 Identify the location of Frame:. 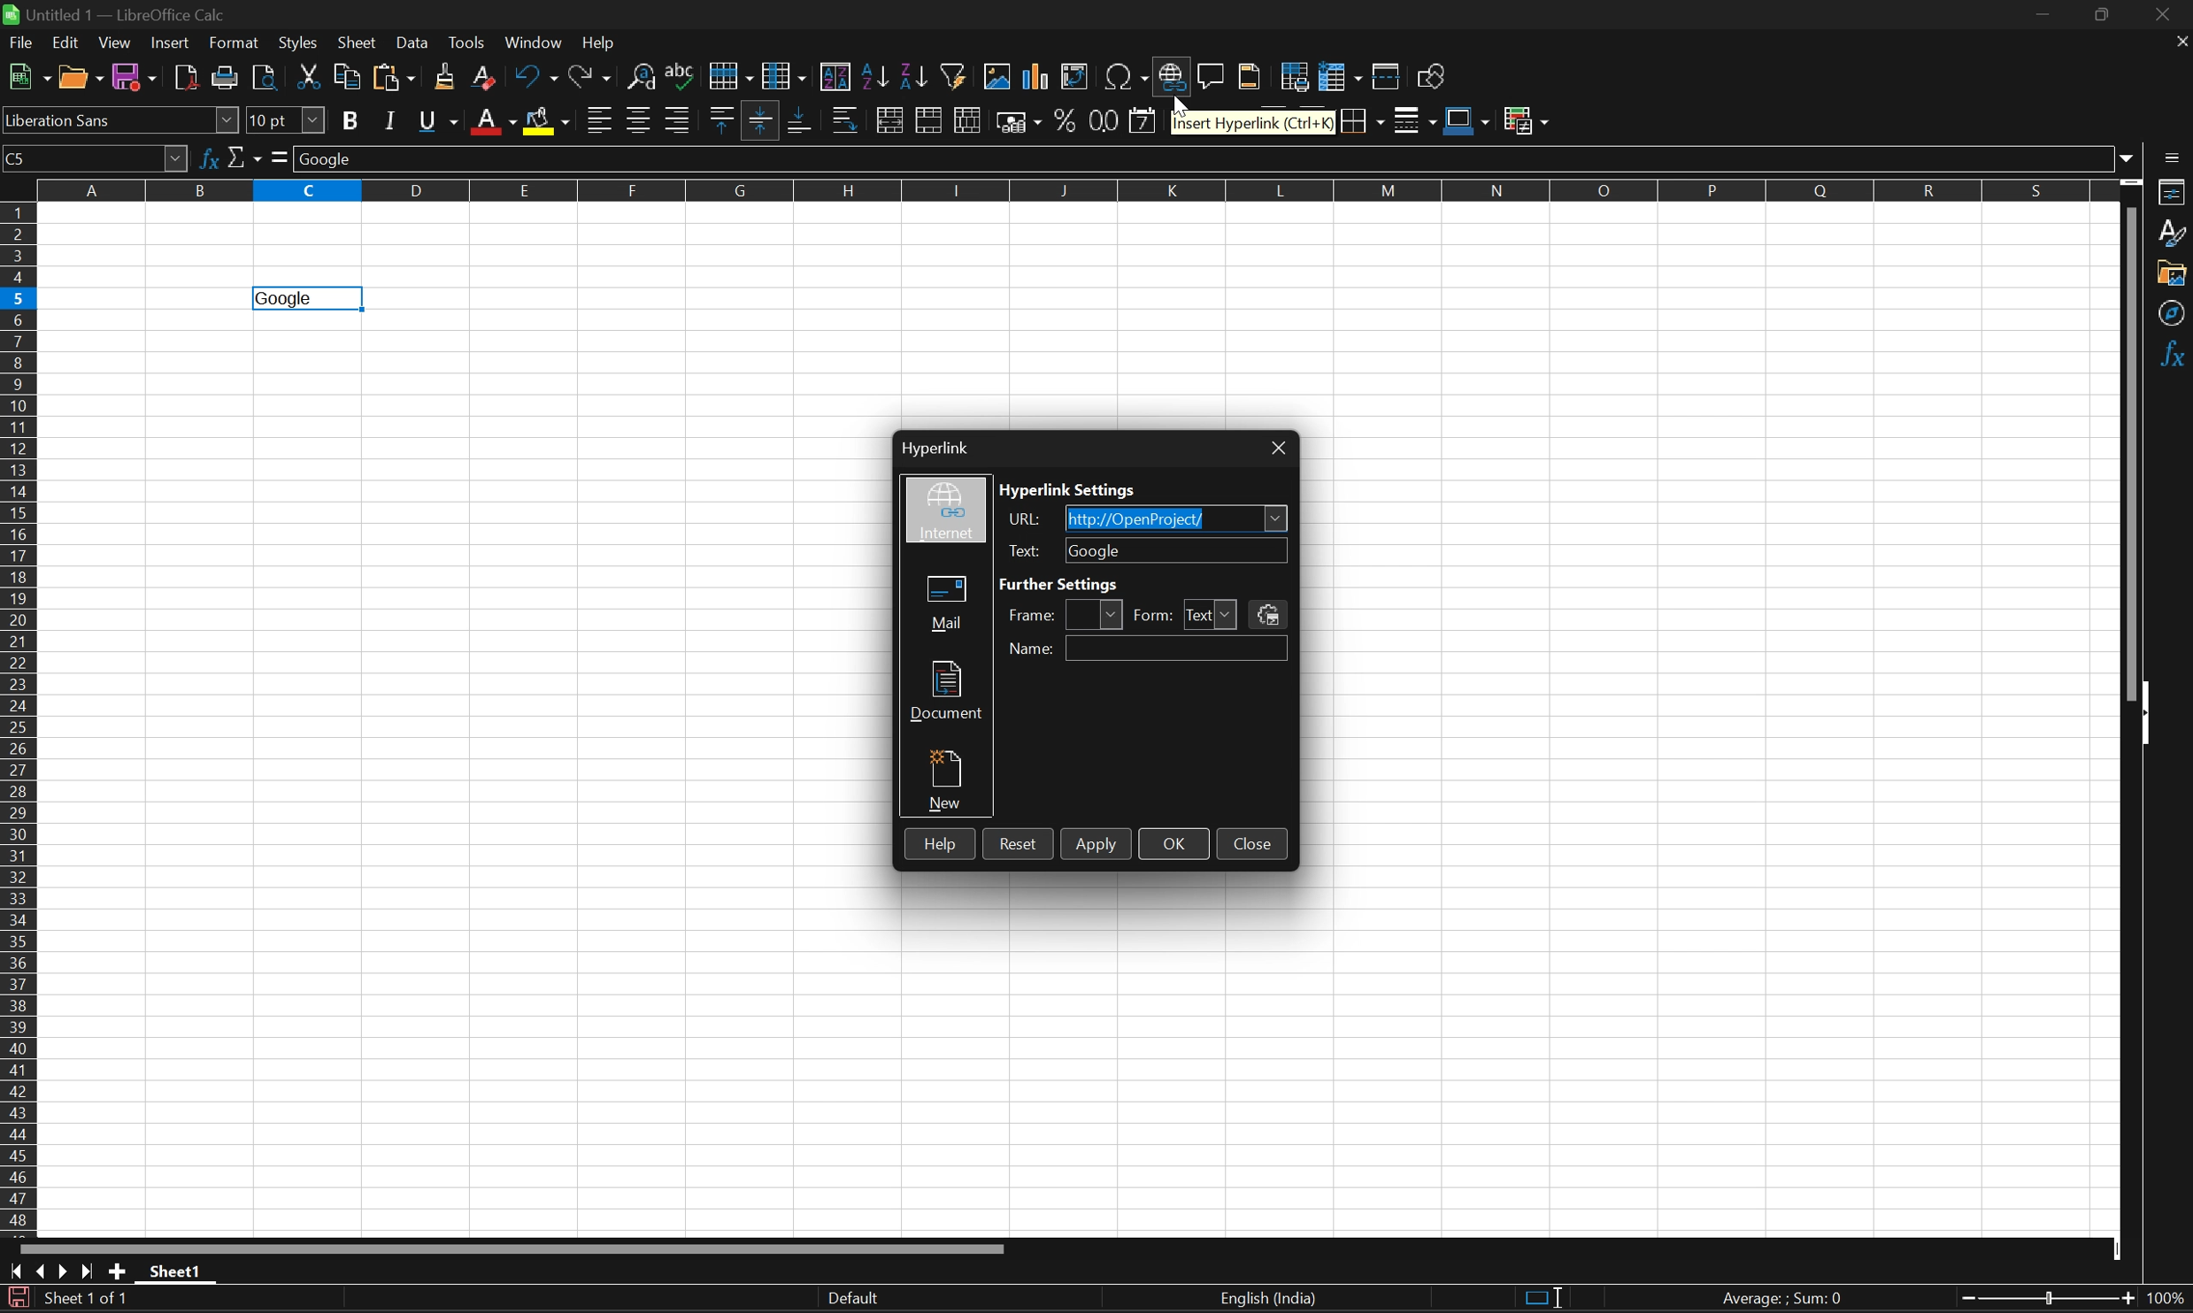
(1033, 616).